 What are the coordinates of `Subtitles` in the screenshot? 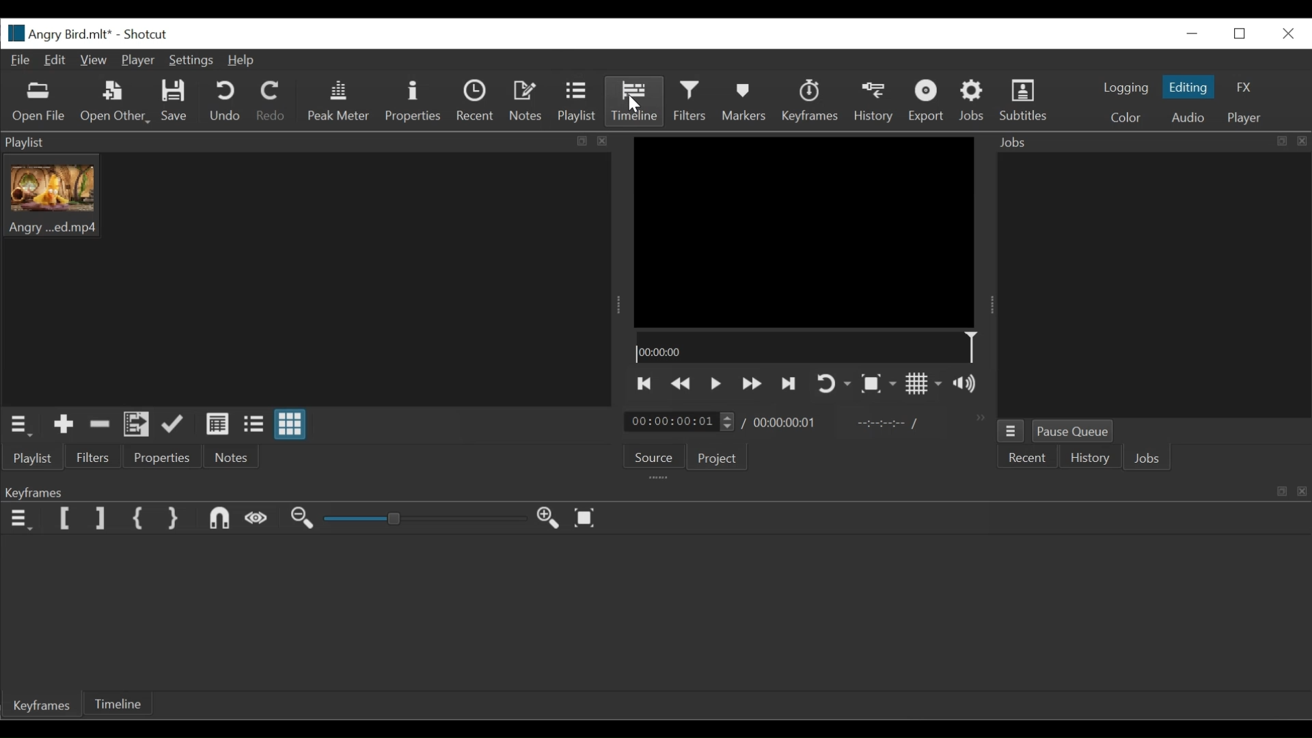 It's located at (1024, 100).